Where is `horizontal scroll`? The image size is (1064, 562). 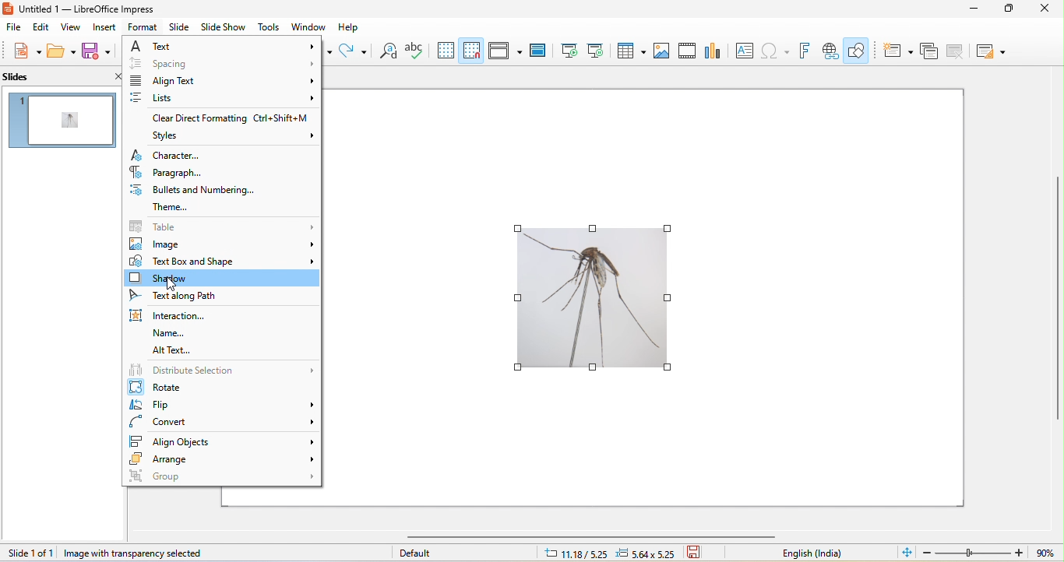 horizontal scroll is located at coordinates (614, 537).